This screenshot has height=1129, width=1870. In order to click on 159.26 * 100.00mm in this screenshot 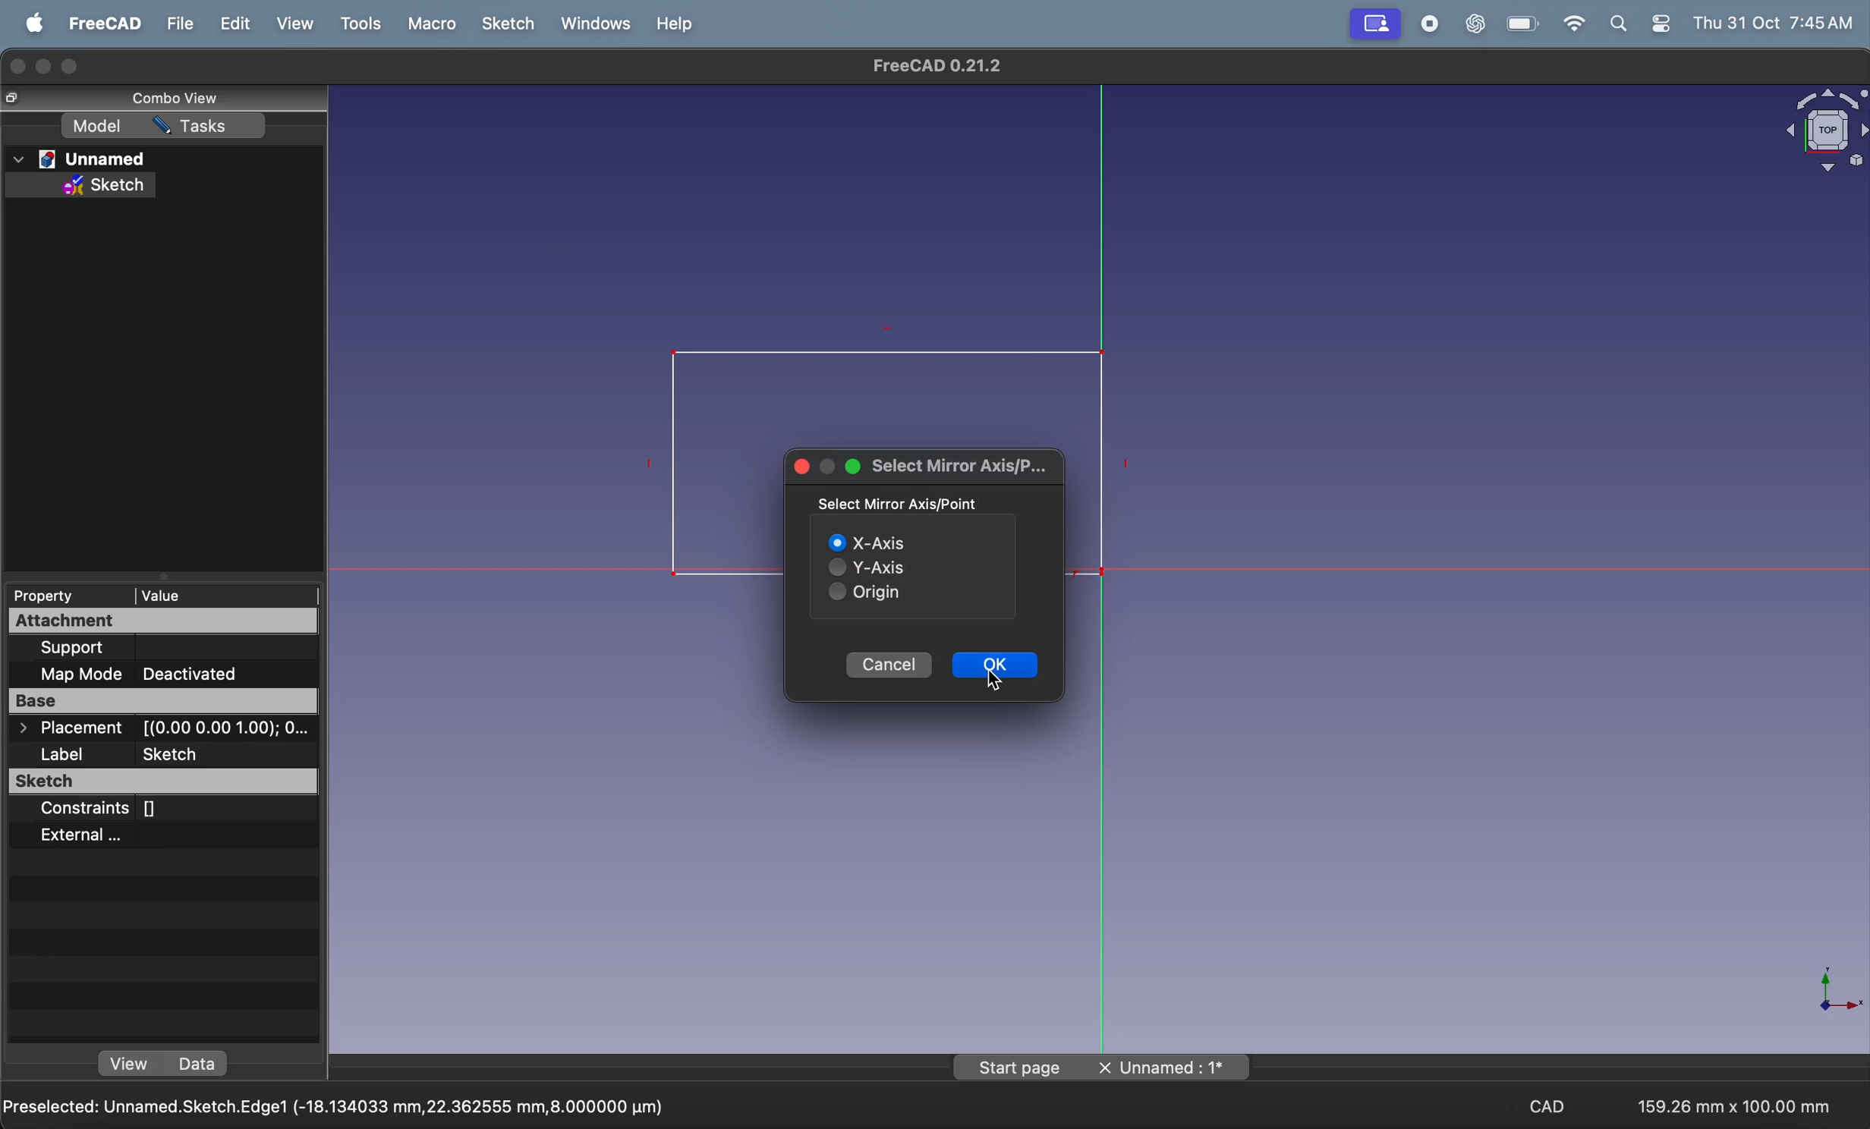, I will do `click(1737, 1103)`.